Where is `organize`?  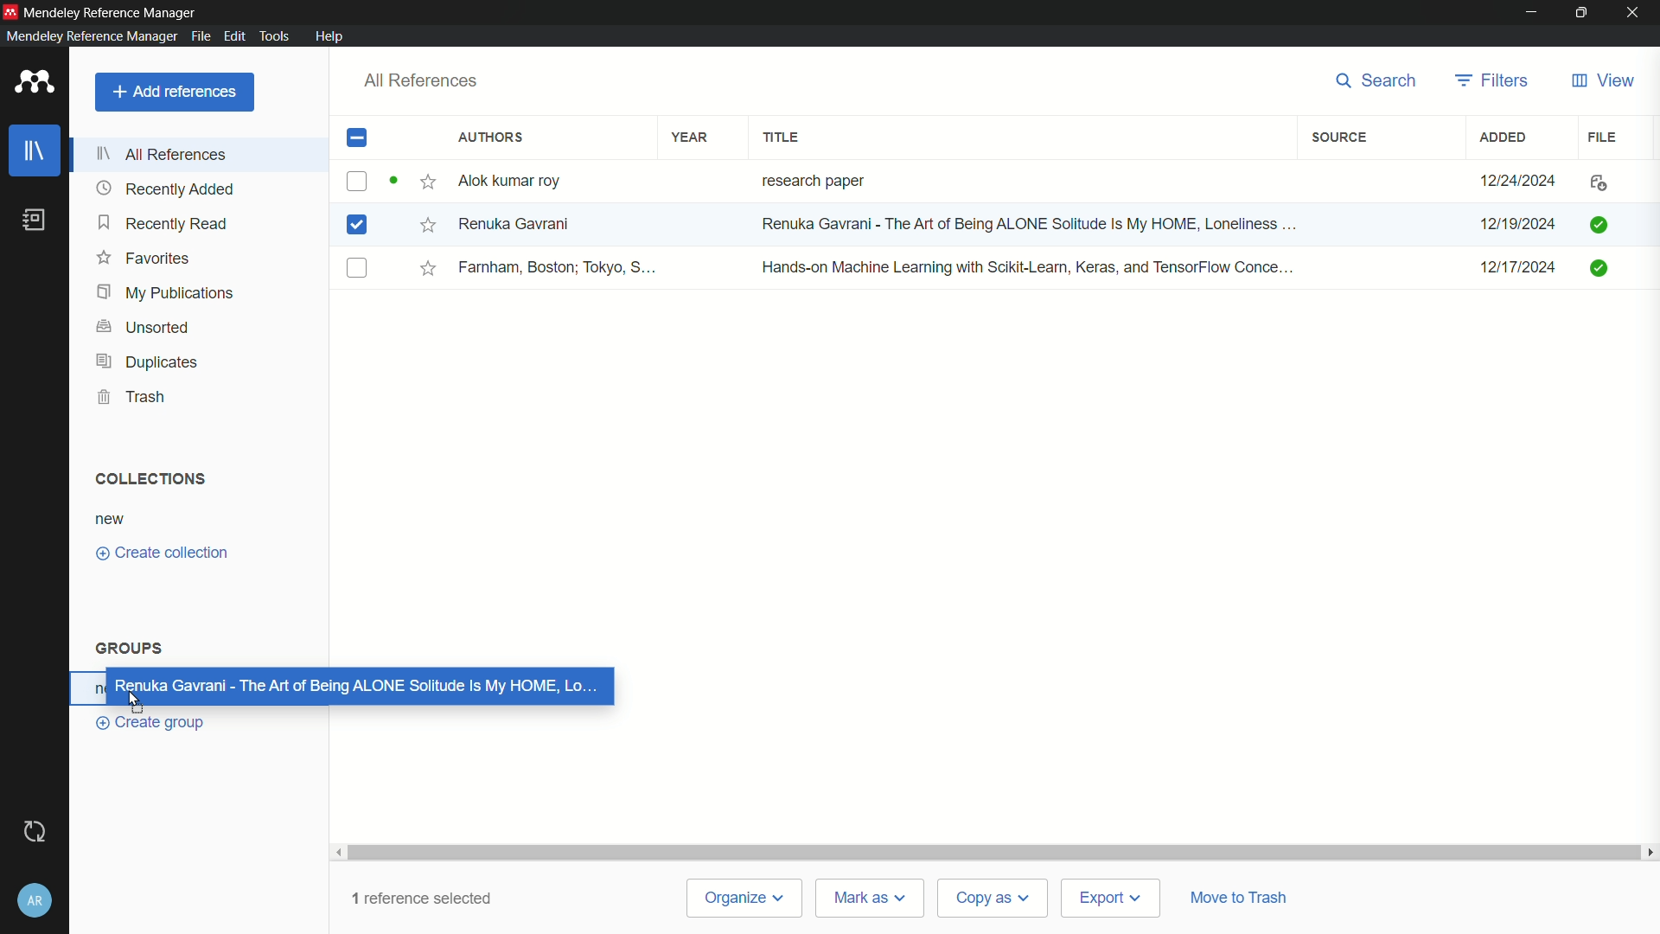
organize is located at coordinates (749, 898).